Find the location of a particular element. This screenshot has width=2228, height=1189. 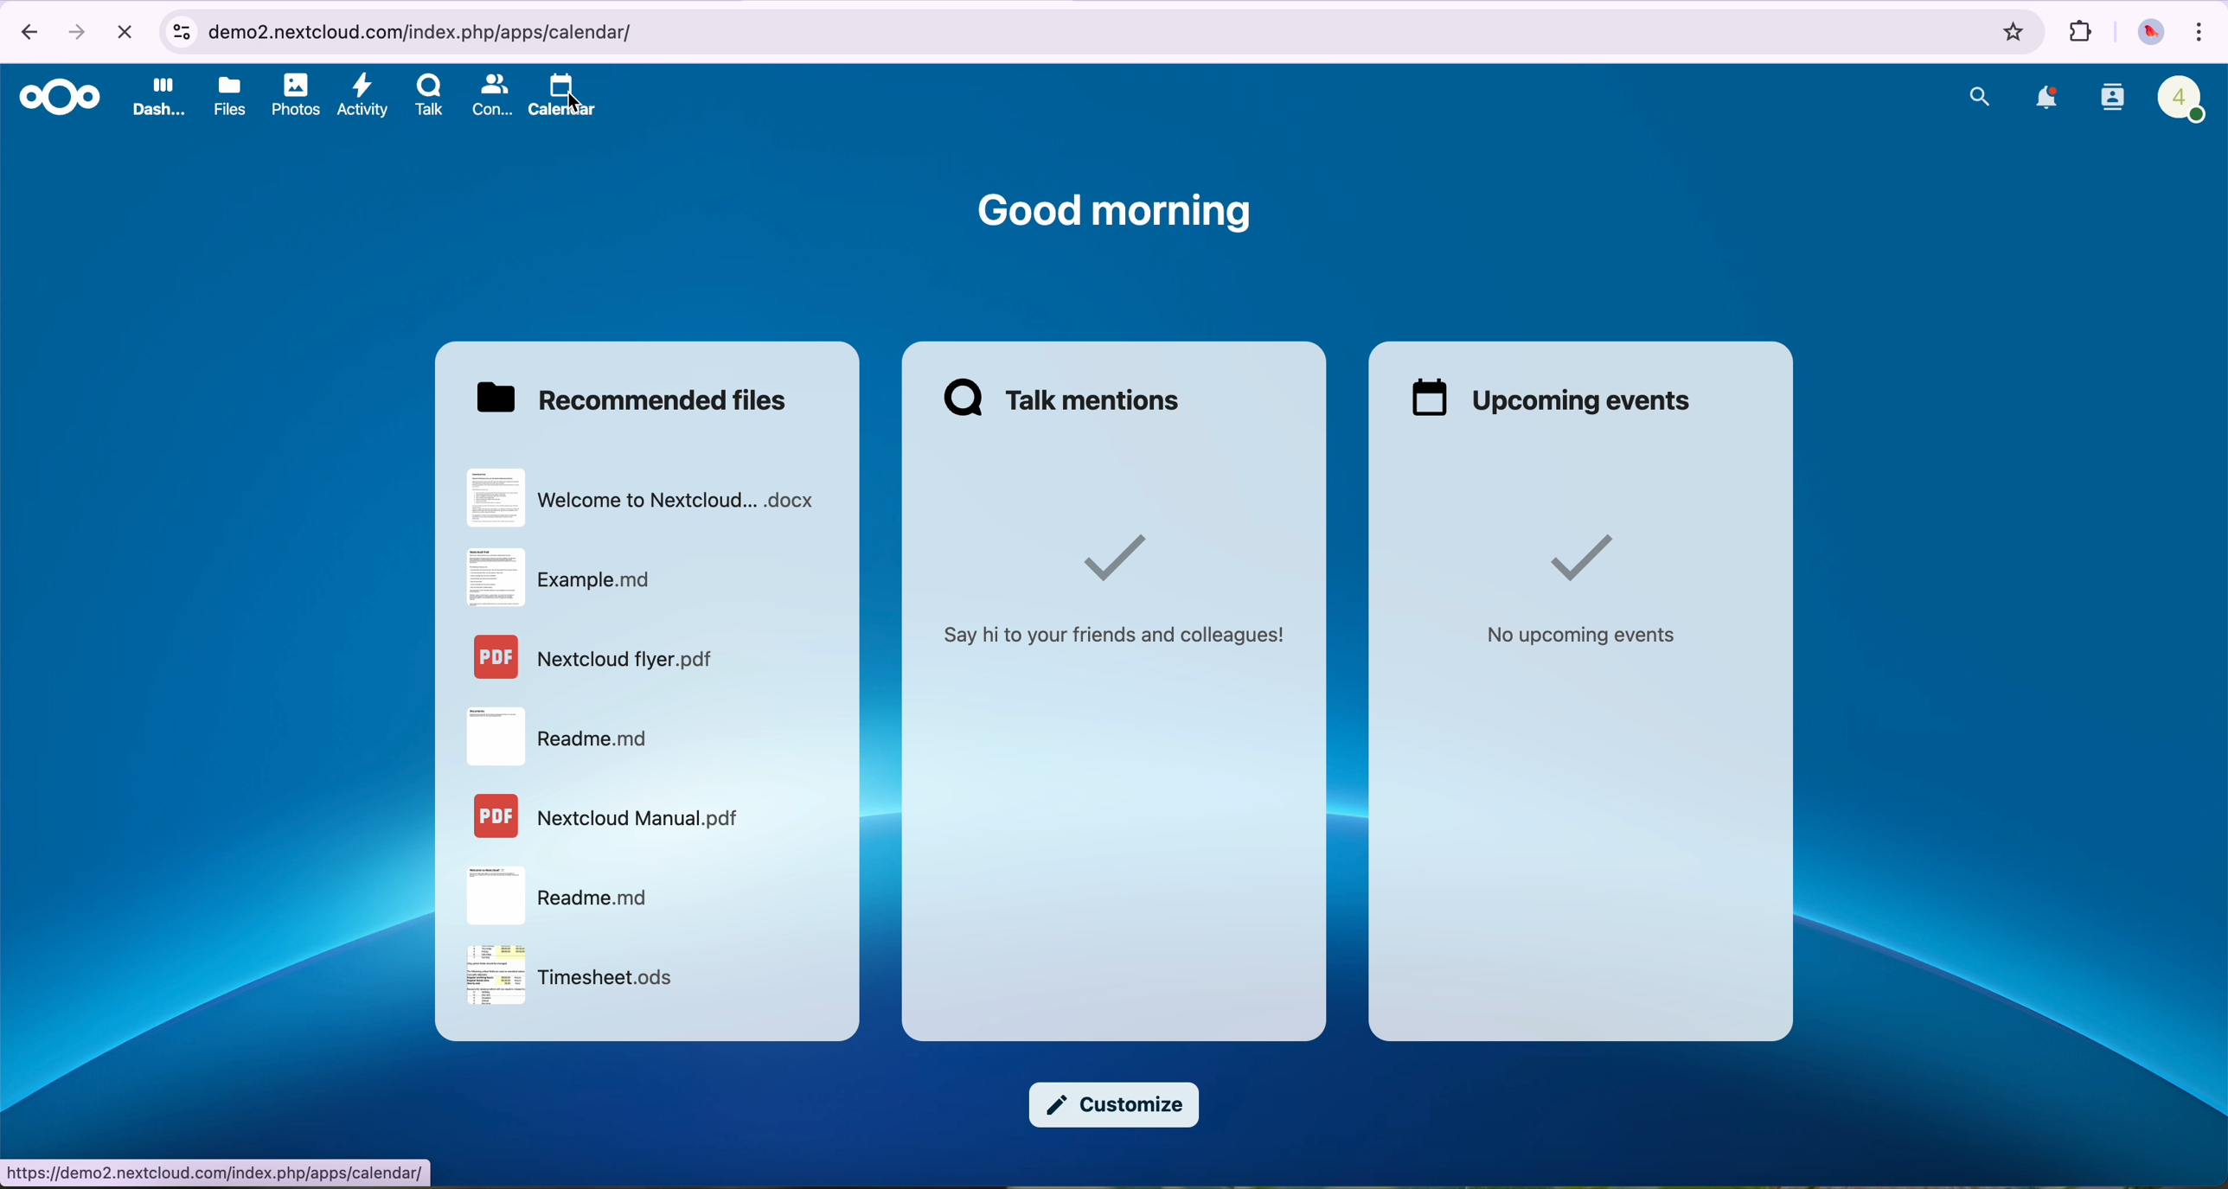

navigate back is located at coordinates (29, 30).